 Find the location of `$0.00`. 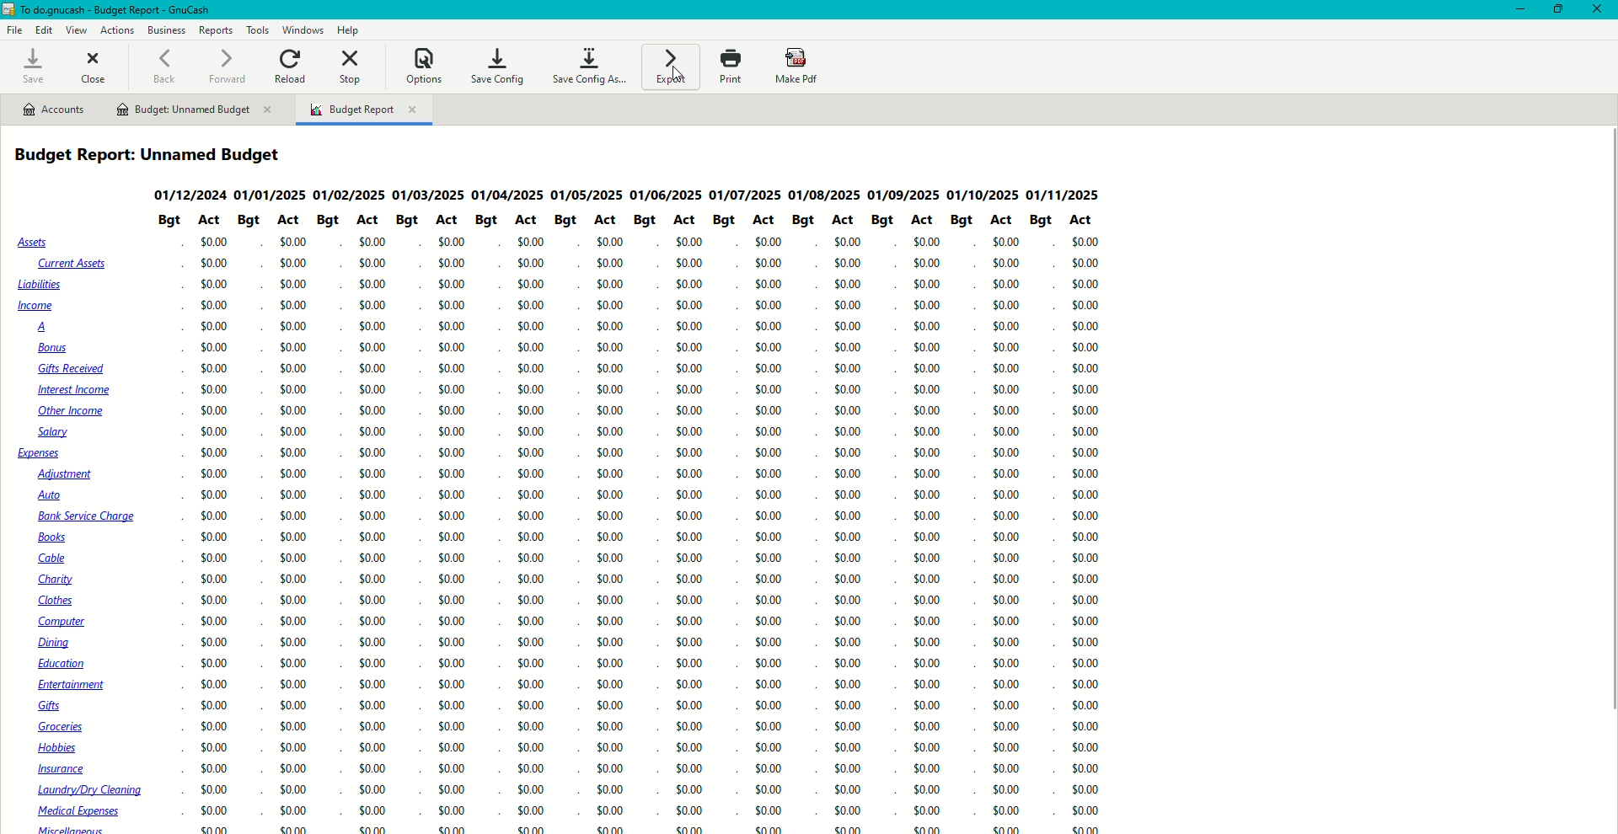

$0.00 is located at coordinates (527, 644).